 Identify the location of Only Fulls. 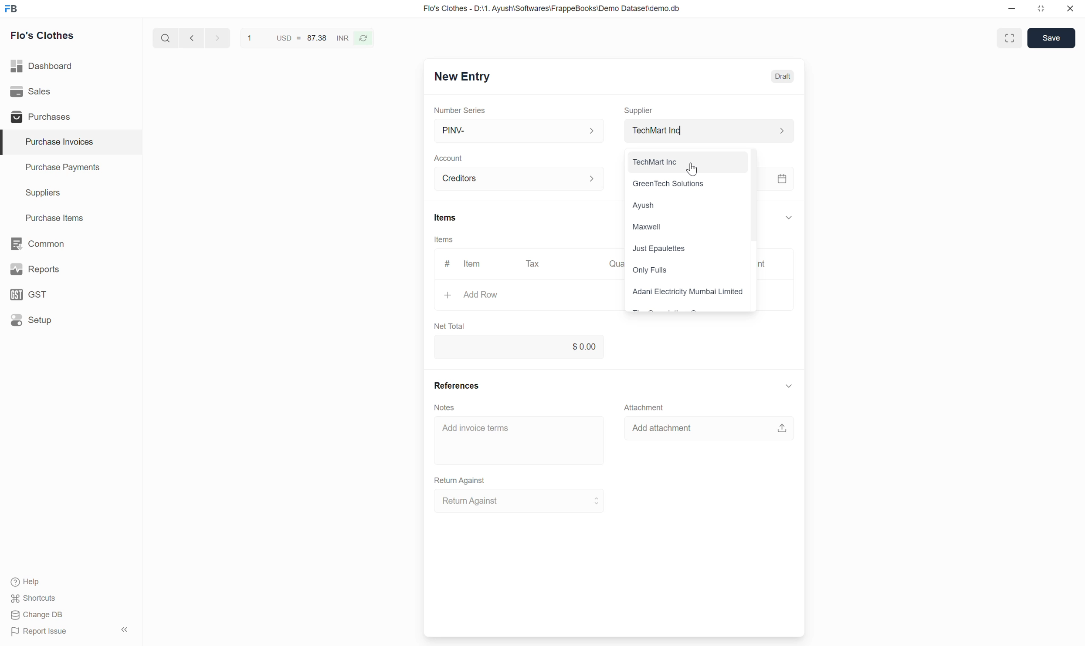
(658, 270).